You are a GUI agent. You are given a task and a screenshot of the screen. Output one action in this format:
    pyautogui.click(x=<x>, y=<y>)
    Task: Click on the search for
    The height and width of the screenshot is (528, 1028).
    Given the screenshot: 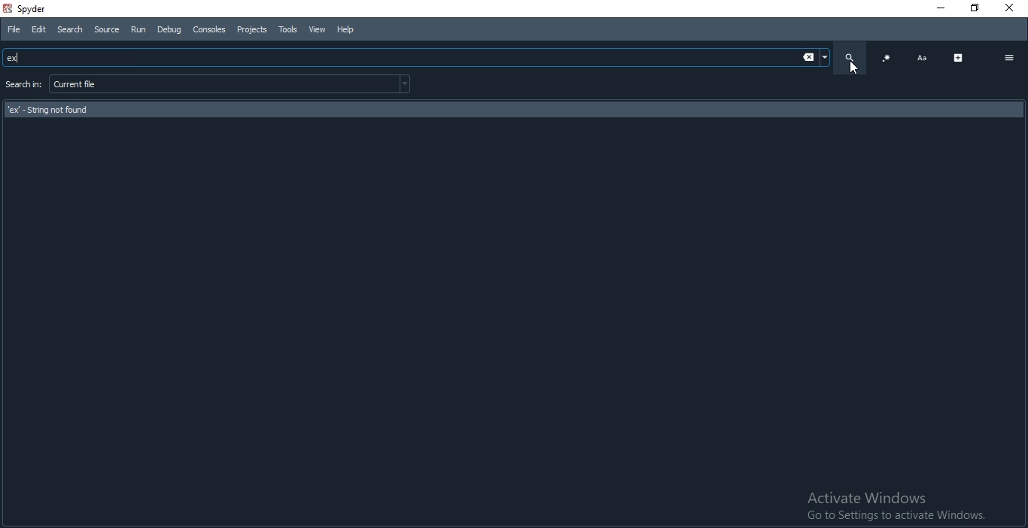 What is the action you would take?
    pyautogui.click(x=23, y=86)
    